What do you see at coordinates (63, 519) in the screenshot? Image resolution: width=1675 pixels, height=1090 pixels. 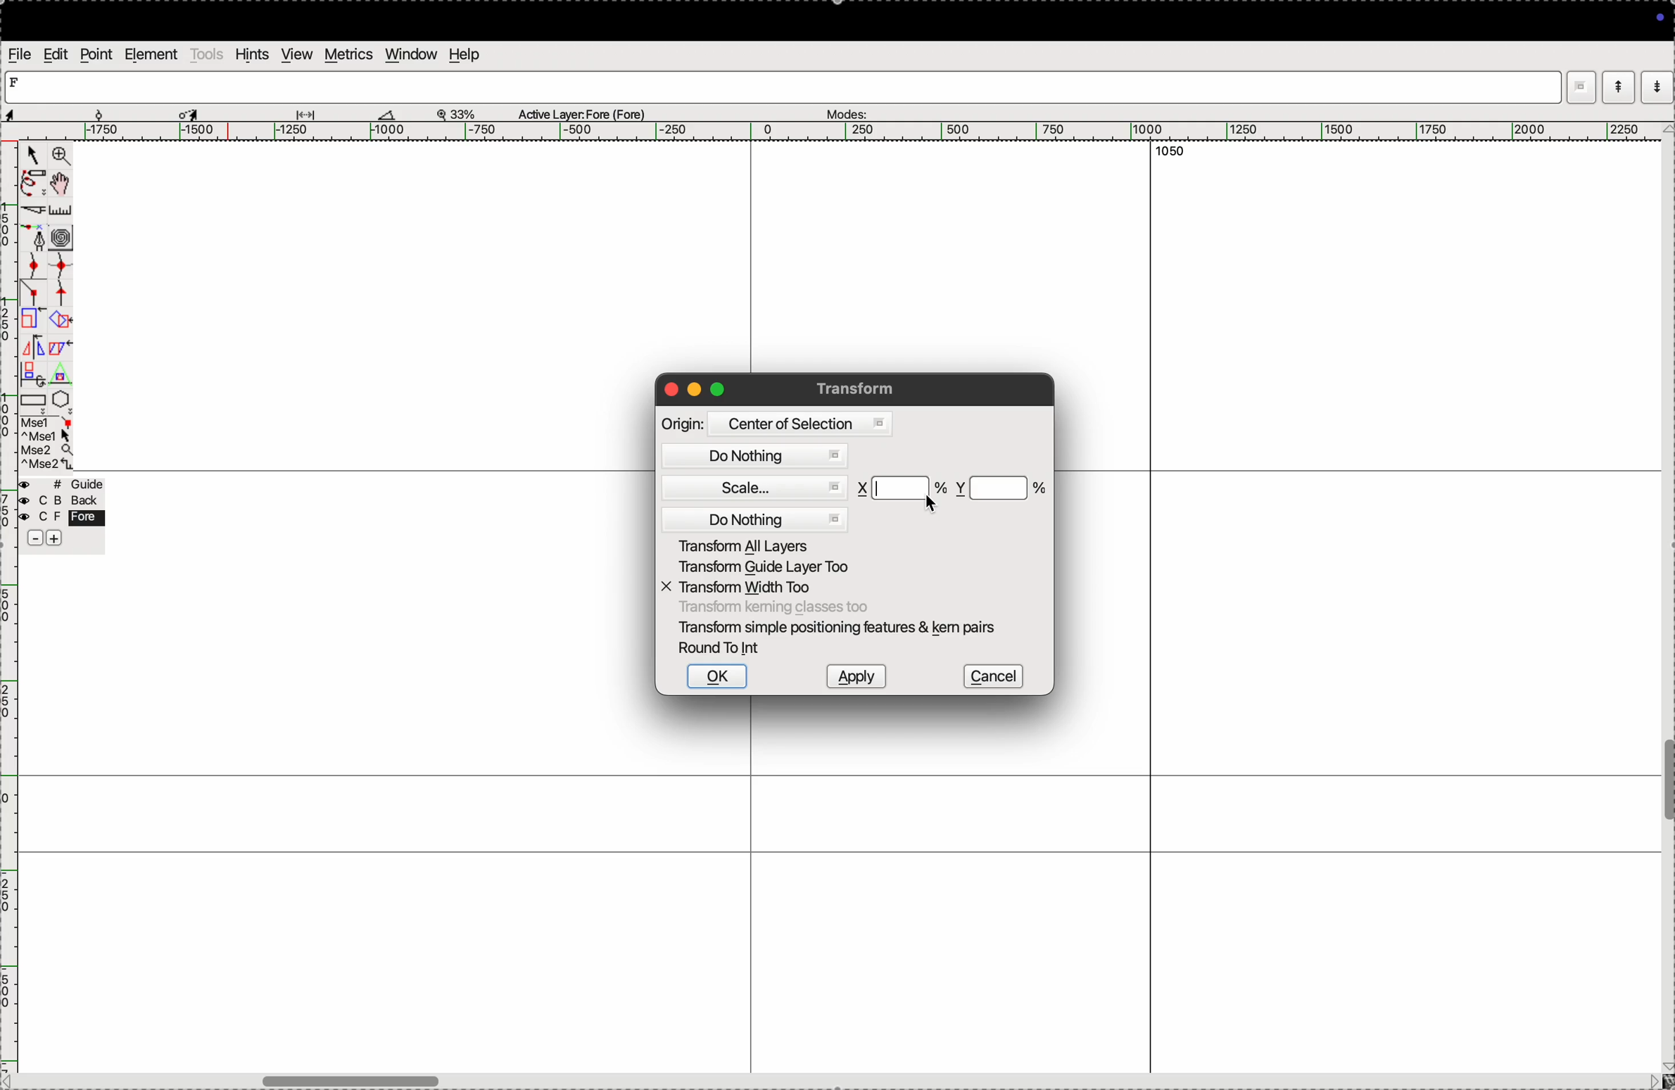 I see `fore` at bounding box center [63, 519].